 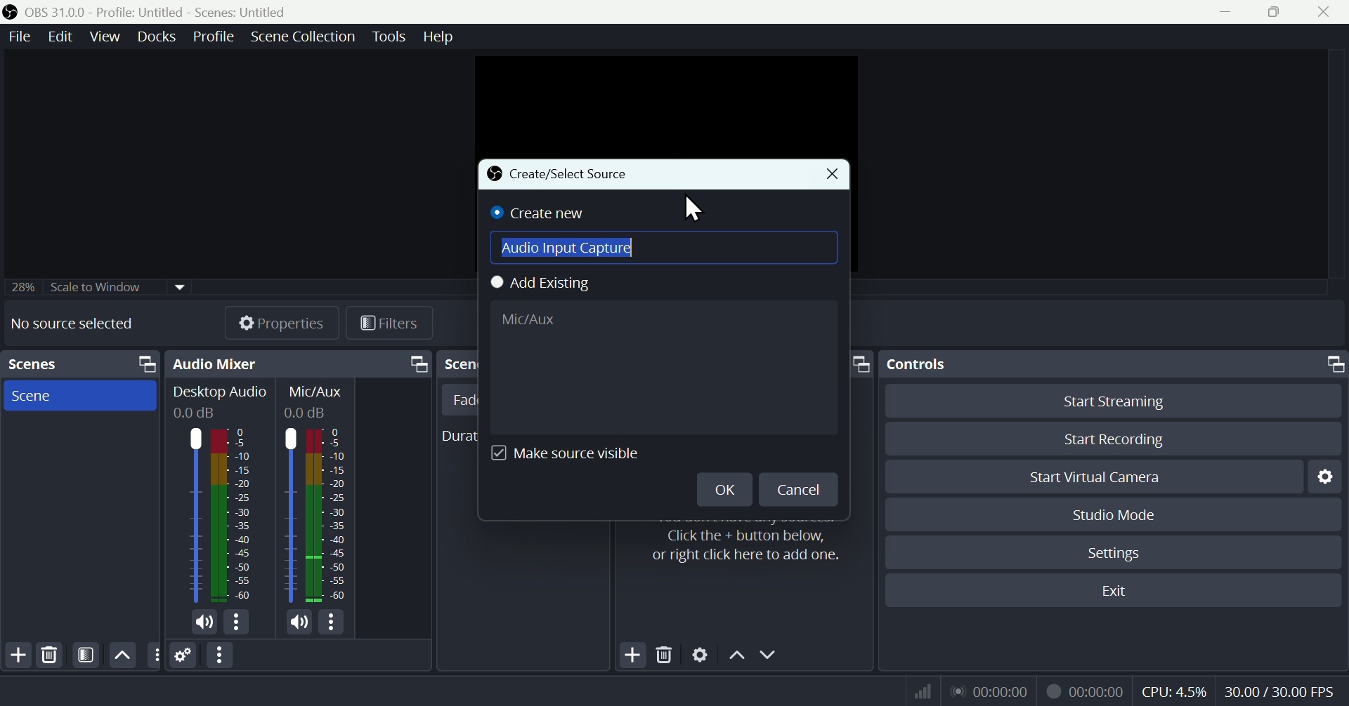 I want to click on 0.0dB, so click(x=196, y=413).